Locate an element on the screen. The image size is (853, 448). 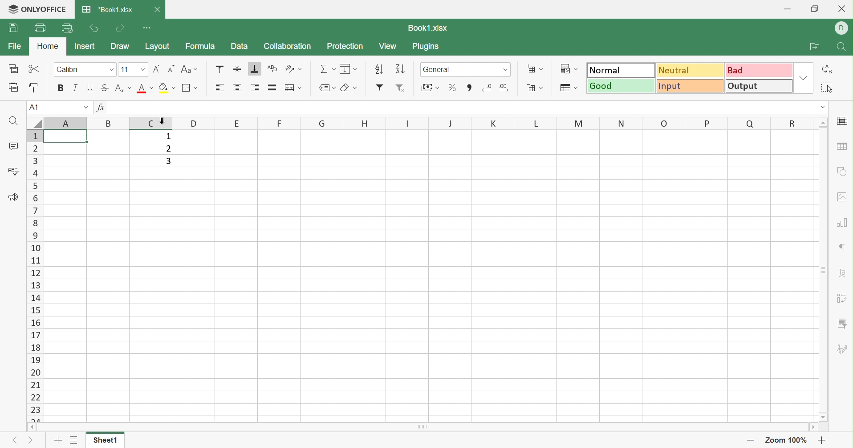
Data is located at coordinates (241, 48).